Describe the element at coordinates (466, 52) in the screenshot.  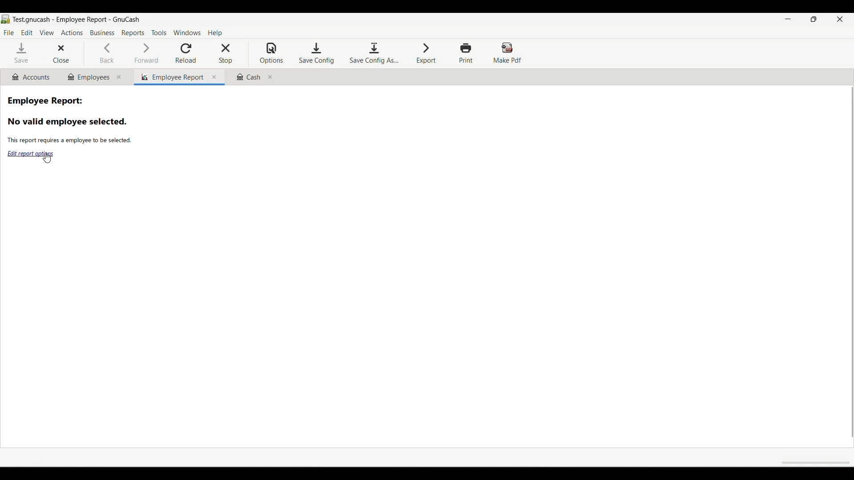
I see `Print` at that location.